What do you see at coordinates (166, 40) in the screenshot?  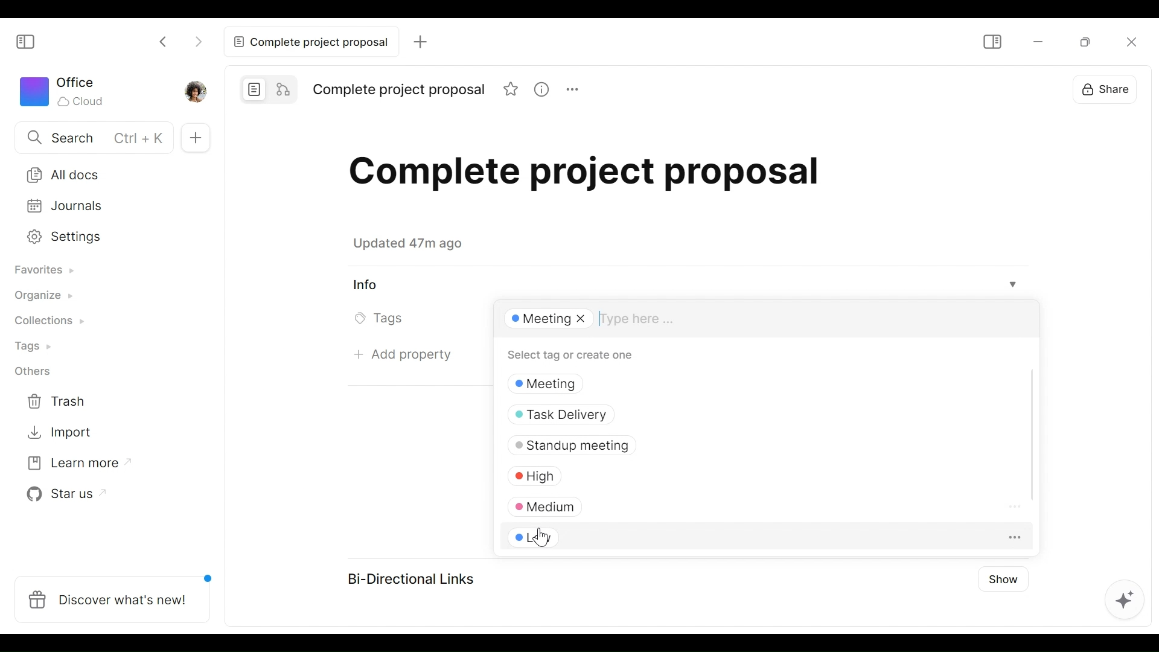 I see `Click to go back` at bounding box center [166, 40].